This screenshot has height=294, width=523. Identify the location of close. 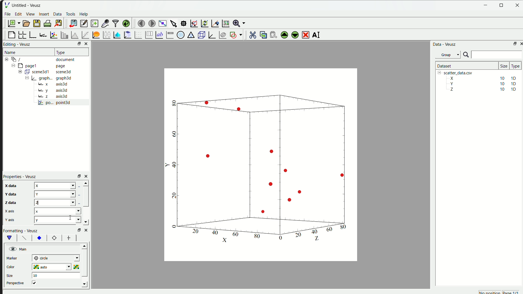
(516, 5).